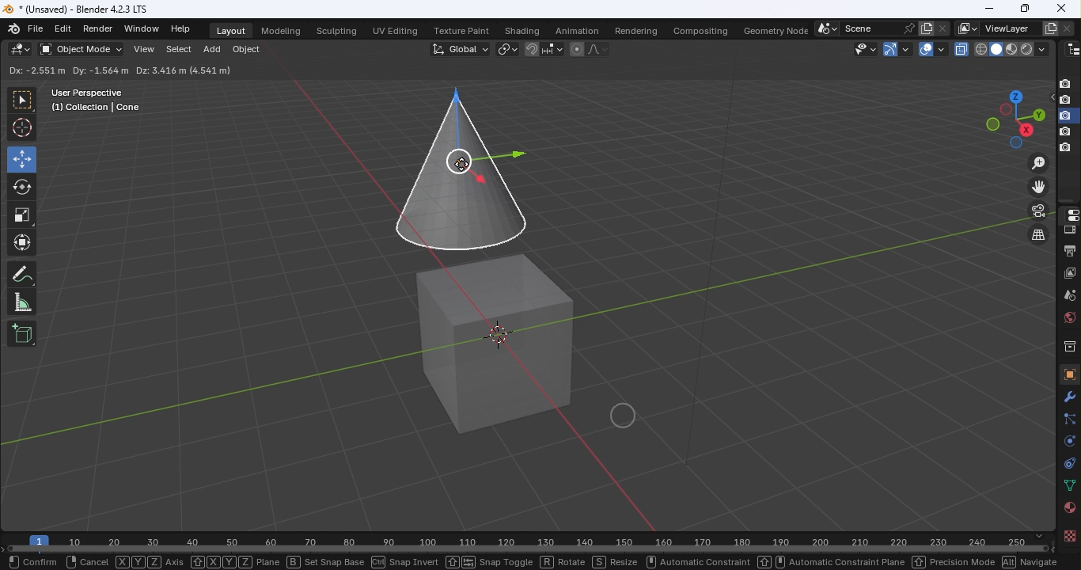  Describe the element at coordinates (1014, 95) in the screenshot. I see `Rotate the view` at that location.